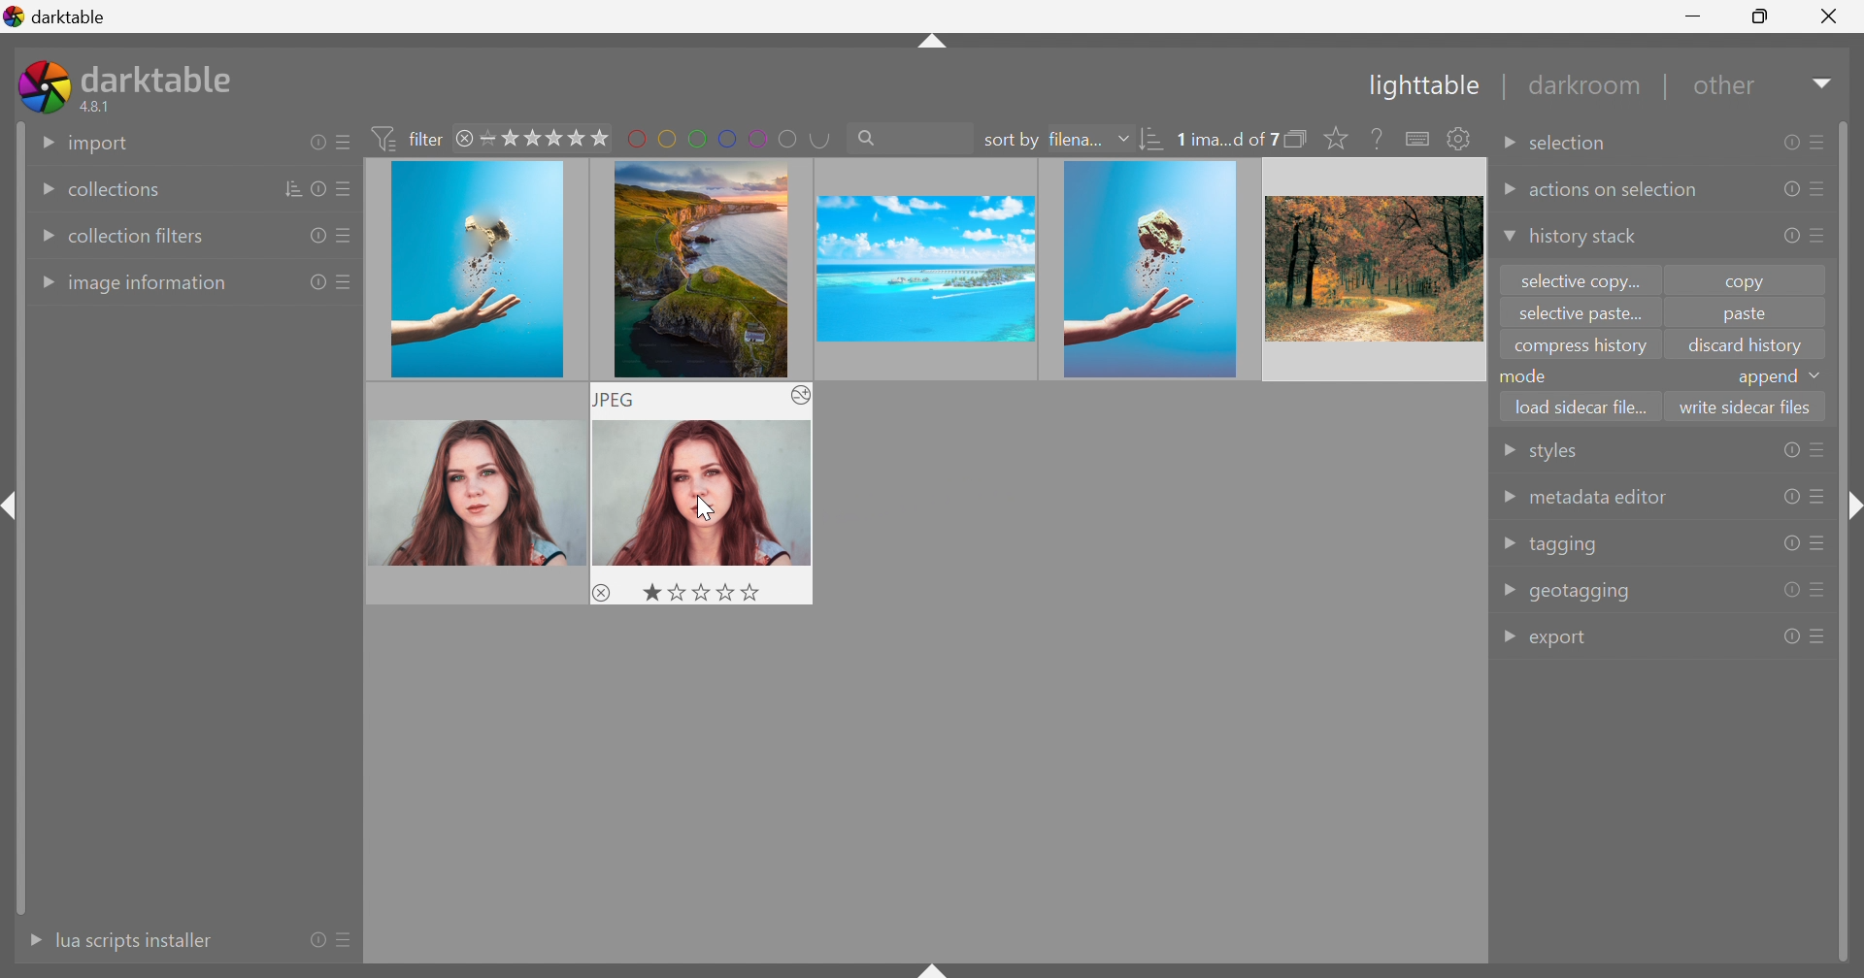  What do you see at coordinates (1509, 588) in the screenshot?
I see `Drop Down` at bounding box center [1509, 588].